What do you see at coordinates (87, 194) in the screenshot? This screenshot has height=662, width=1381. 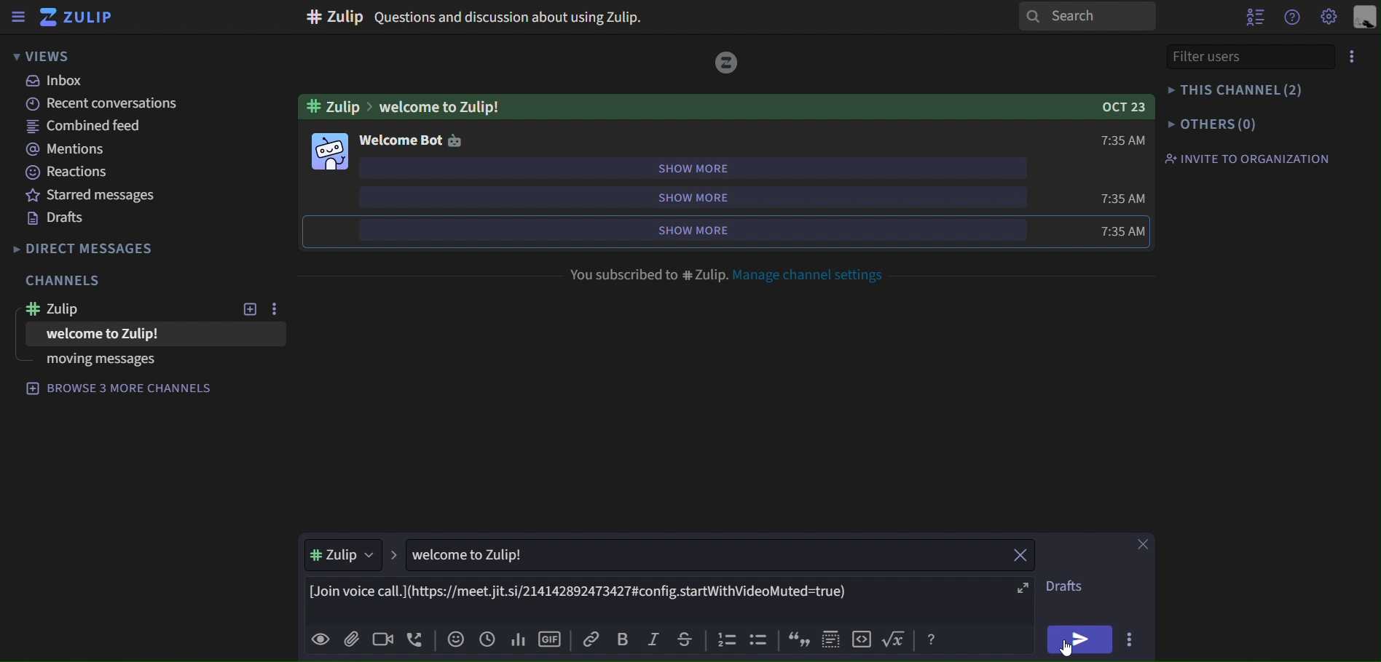 I see `starred messages` at bounding box center [87, 194].